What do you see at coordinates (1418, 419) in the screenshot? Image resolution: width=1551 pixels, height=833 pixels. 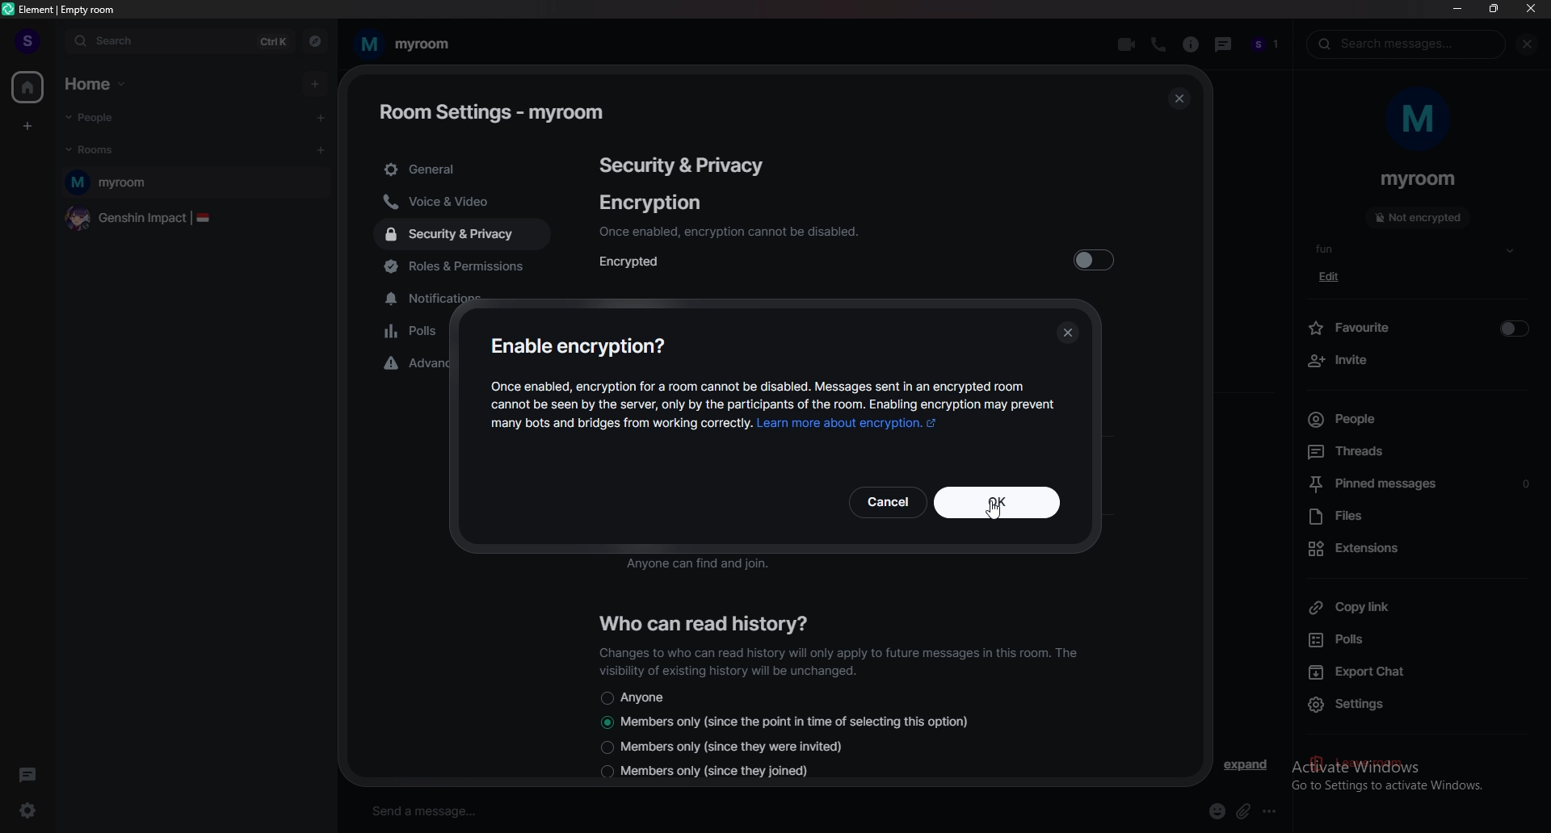 I see `people` at bounding box center [1418, 419].